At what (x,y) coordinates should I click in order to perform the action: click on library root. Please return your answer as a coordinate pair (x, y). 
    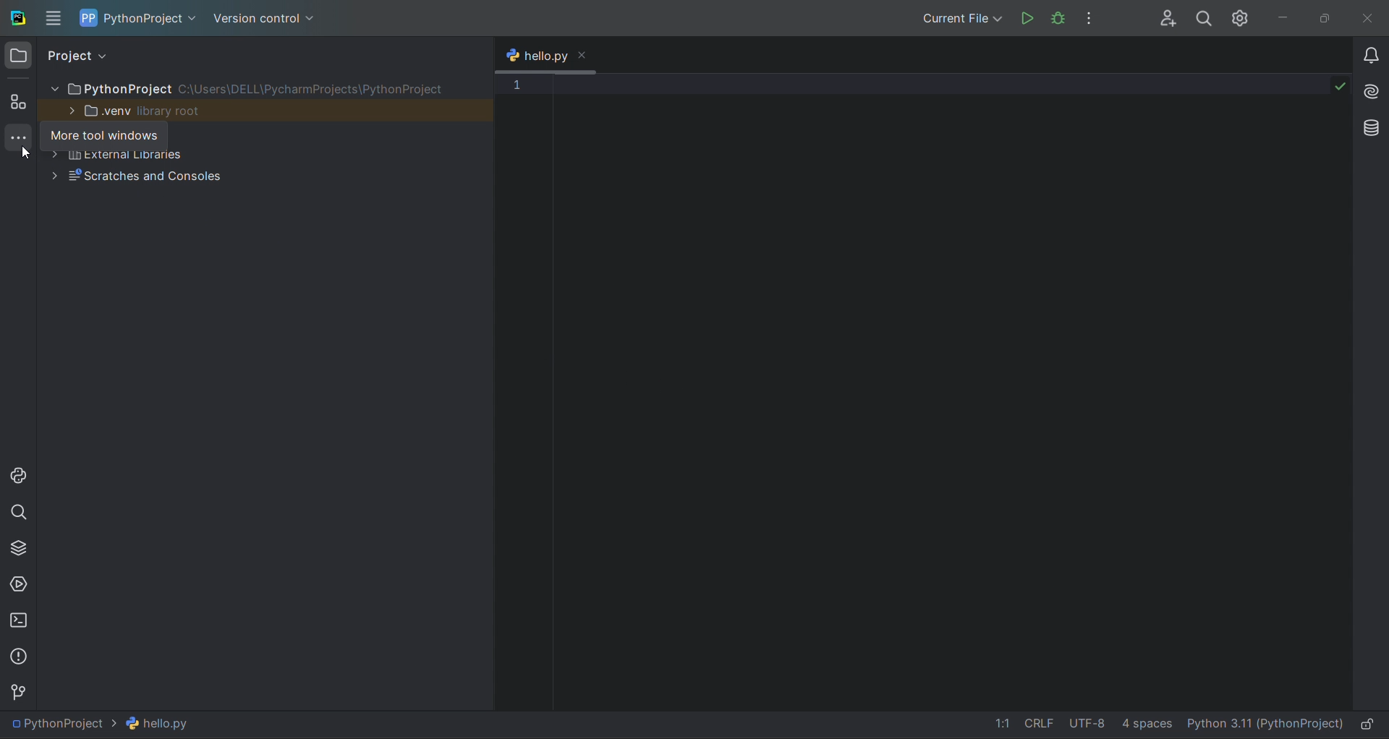
    Looking at the image, I should click on (173, 111).